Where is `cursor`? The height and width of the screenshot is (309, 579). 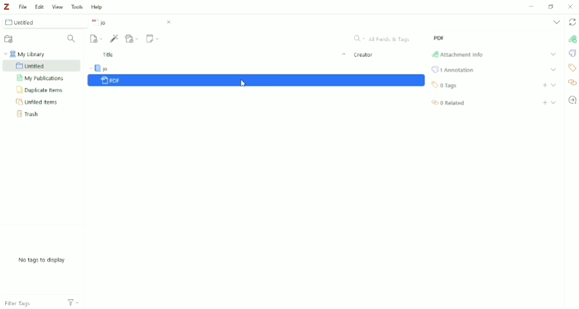
cursor is located at coordinates (242, 84).